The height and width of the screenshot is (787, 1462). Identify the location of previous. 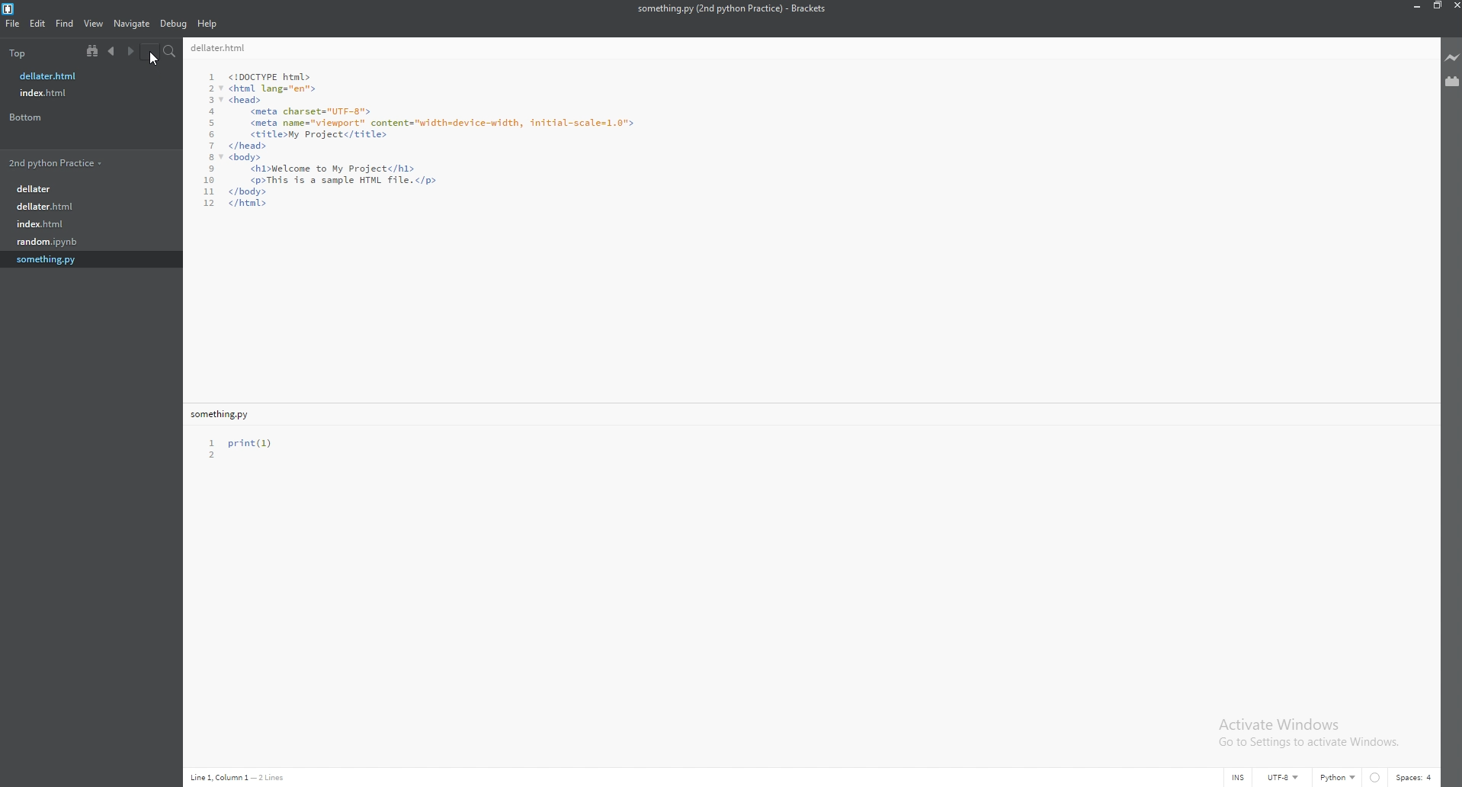
(111, 50).